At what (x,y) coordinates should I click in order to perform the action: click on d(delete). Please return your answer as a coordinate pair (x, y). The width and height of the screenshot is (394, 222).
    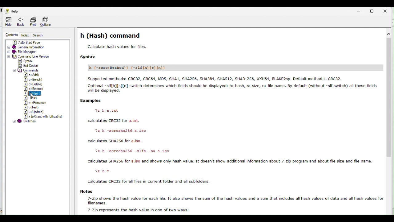
    Looking at the image, I should click on (33, 84).